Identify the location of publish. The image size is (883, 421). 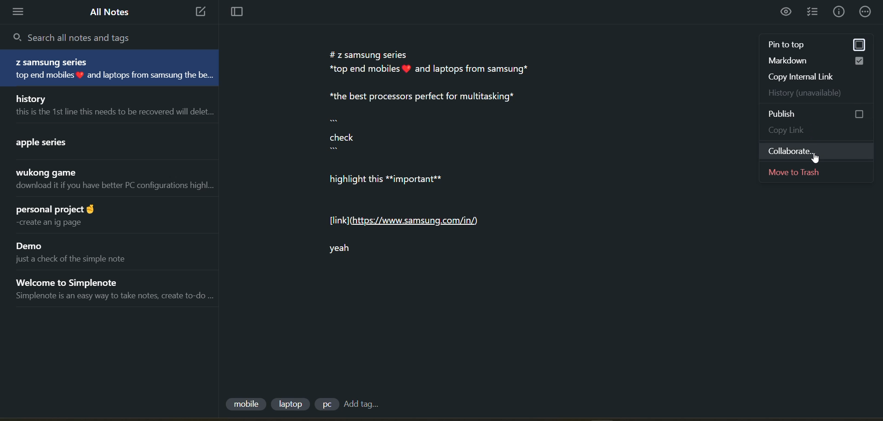
(823, 113).